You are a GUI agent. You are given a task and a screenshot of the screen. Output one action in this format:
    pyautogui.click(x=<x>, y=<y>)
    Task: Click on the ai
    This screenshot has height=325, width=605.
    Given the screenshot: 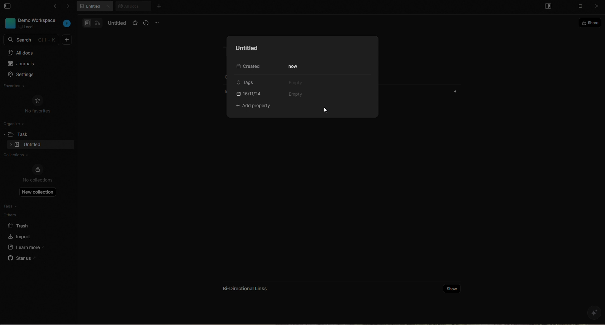 What is the action you would take?
    pyautogui.click(x=594, y=313)
    